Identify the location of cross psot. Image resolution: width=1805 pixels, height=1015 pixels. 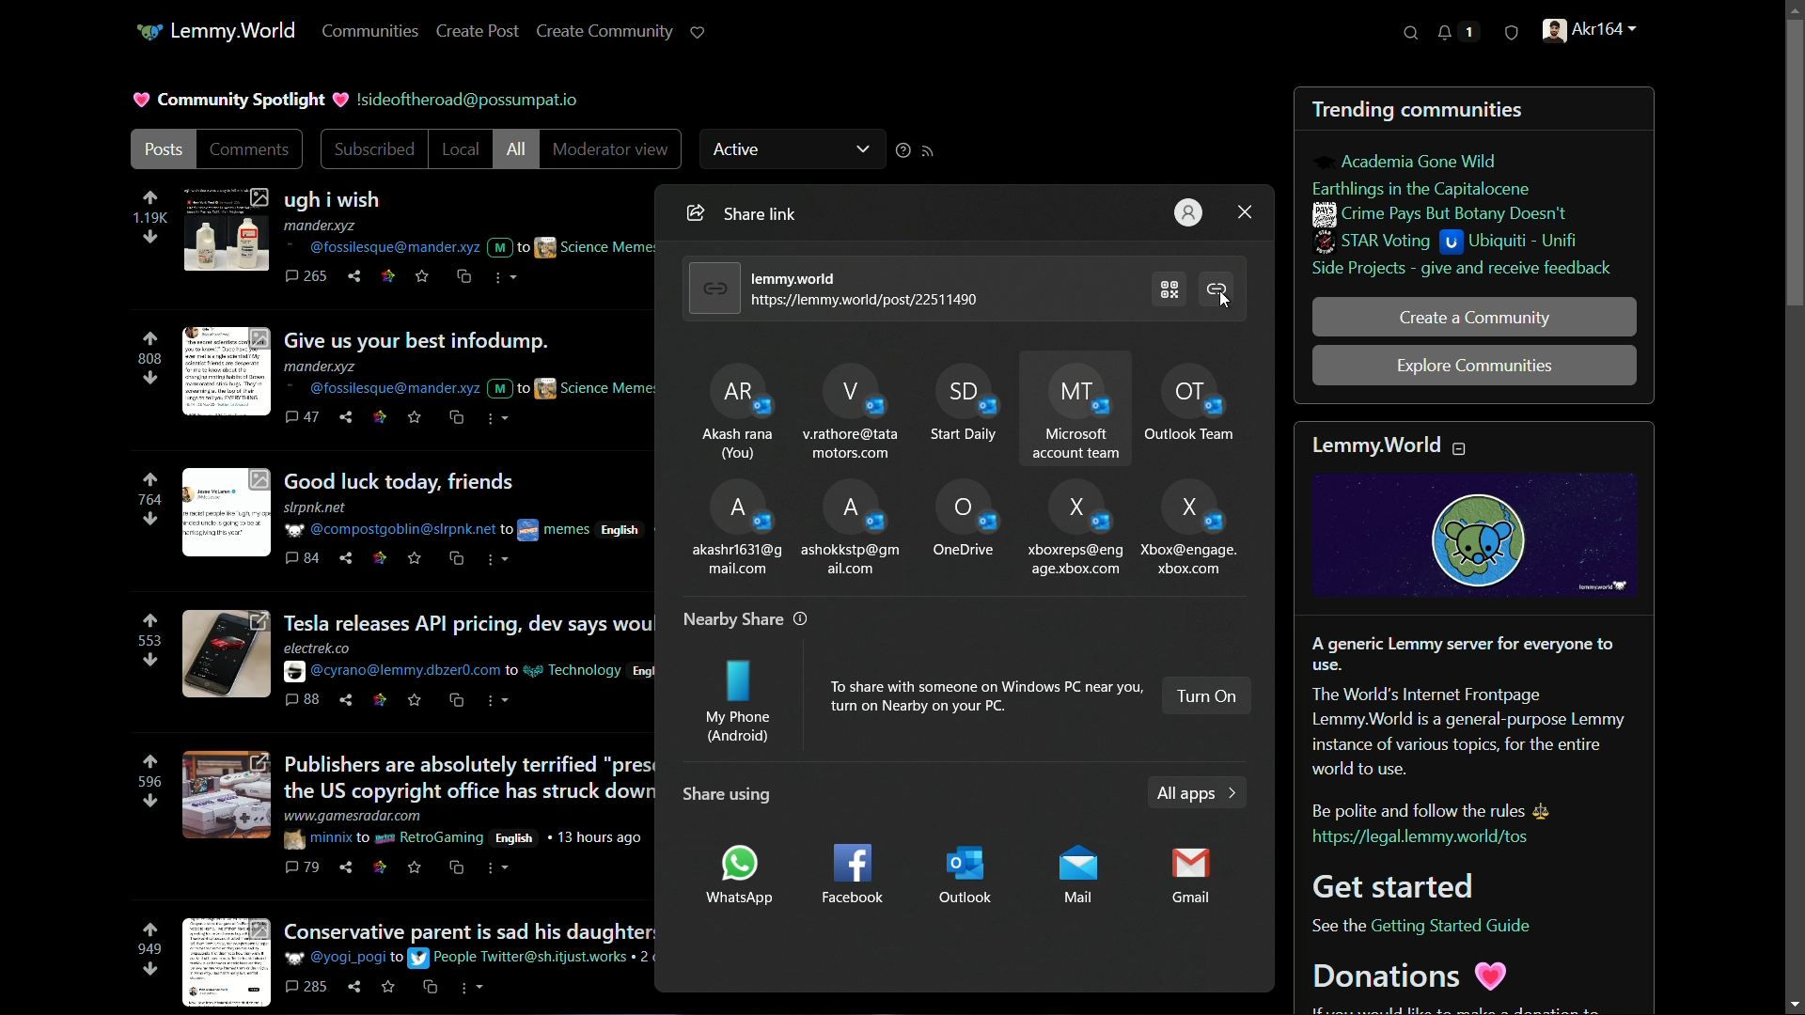
(458, 701).